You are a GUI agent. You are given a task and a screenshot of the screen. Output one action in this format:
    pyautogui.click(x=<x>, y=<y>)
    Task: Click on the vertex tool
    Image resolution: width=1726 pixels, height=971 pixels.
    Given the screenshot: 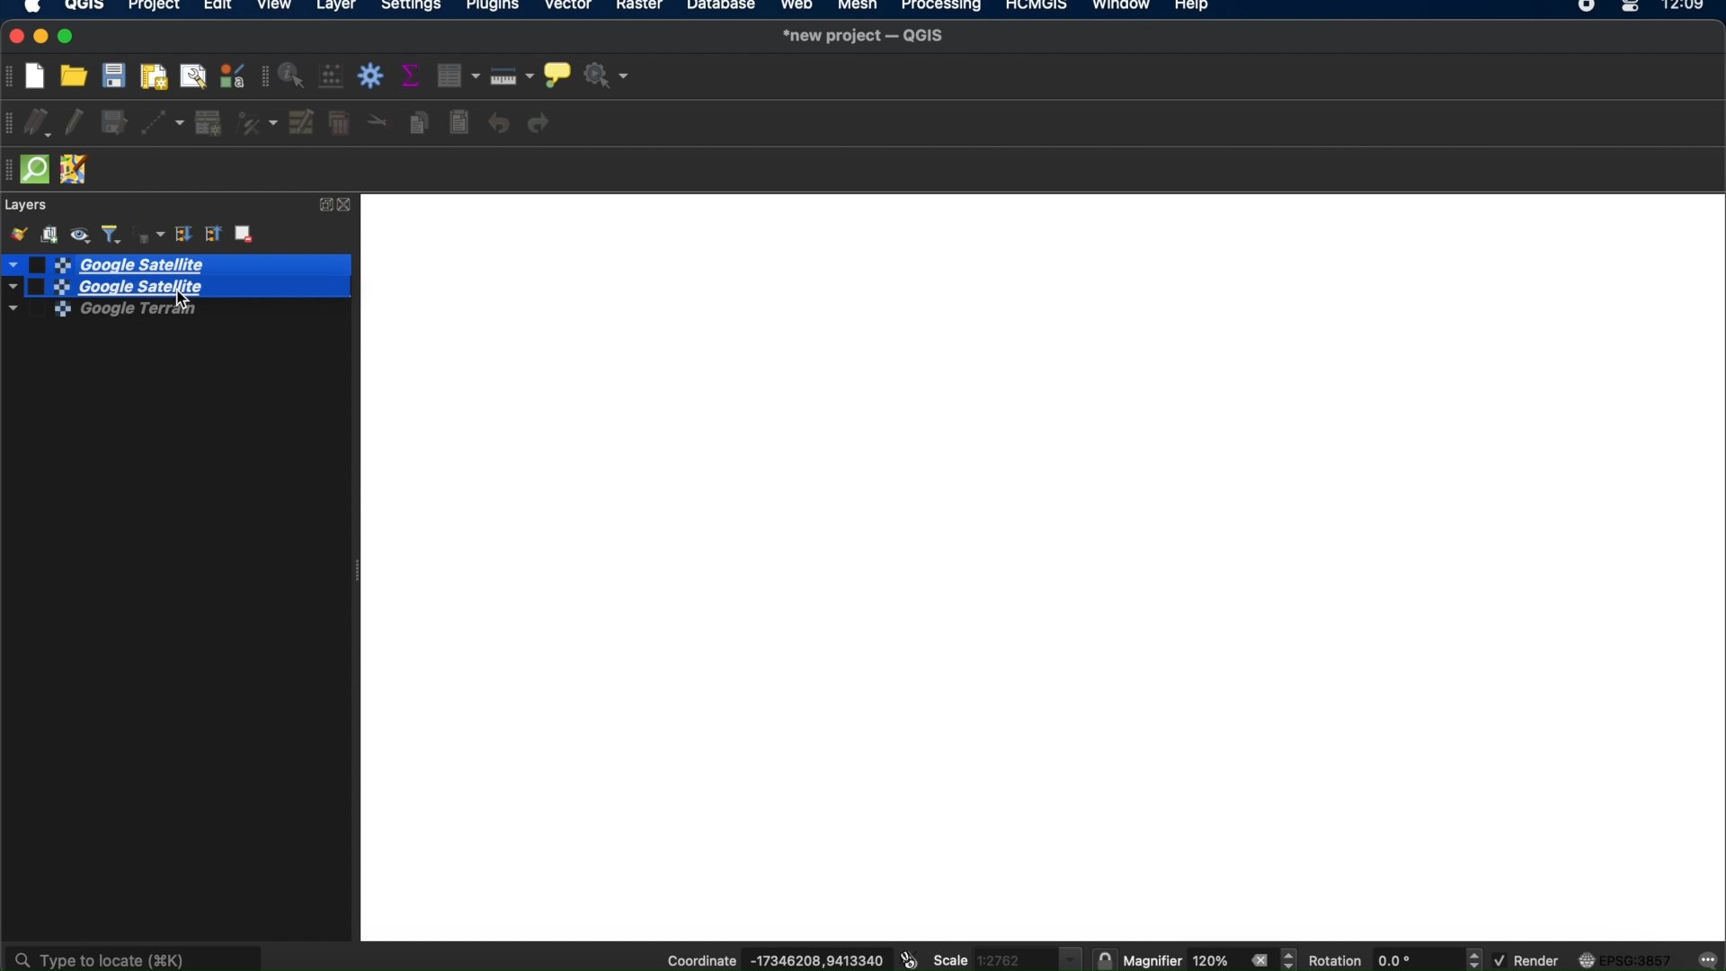 What is the action you would take?
    pyautogui.click(x=257, y=124)
    